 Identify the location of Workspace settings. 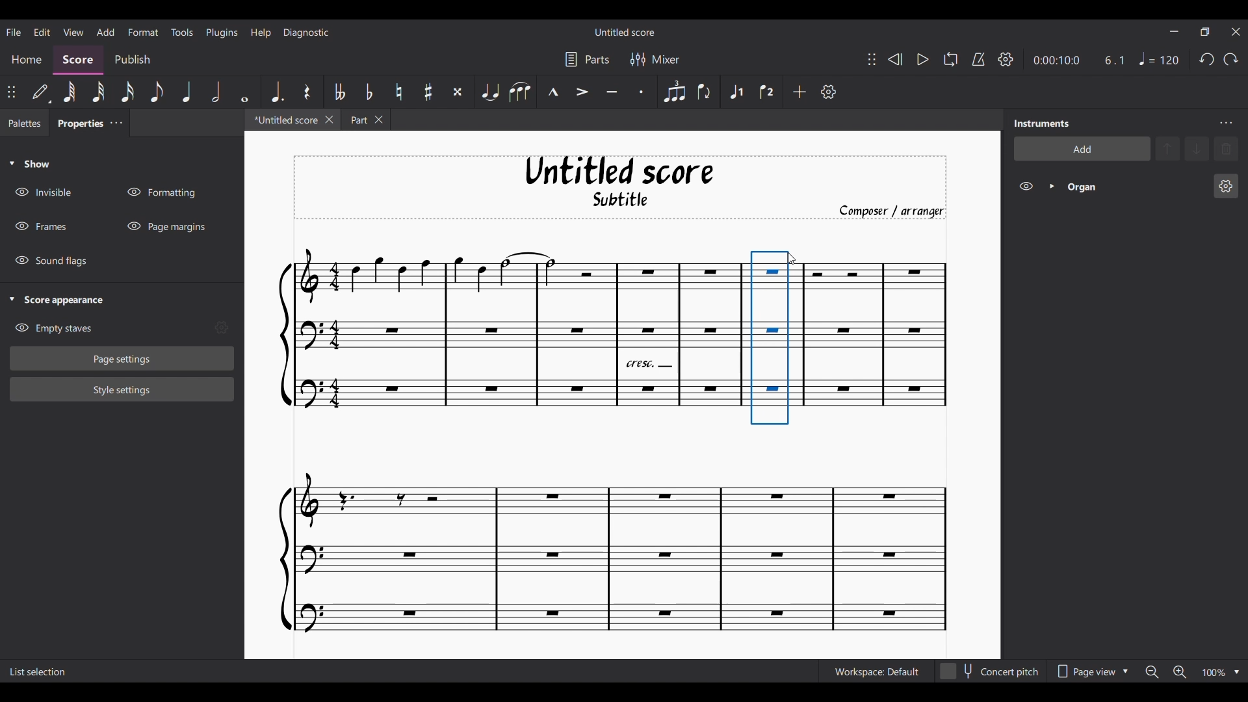
(875, 671).